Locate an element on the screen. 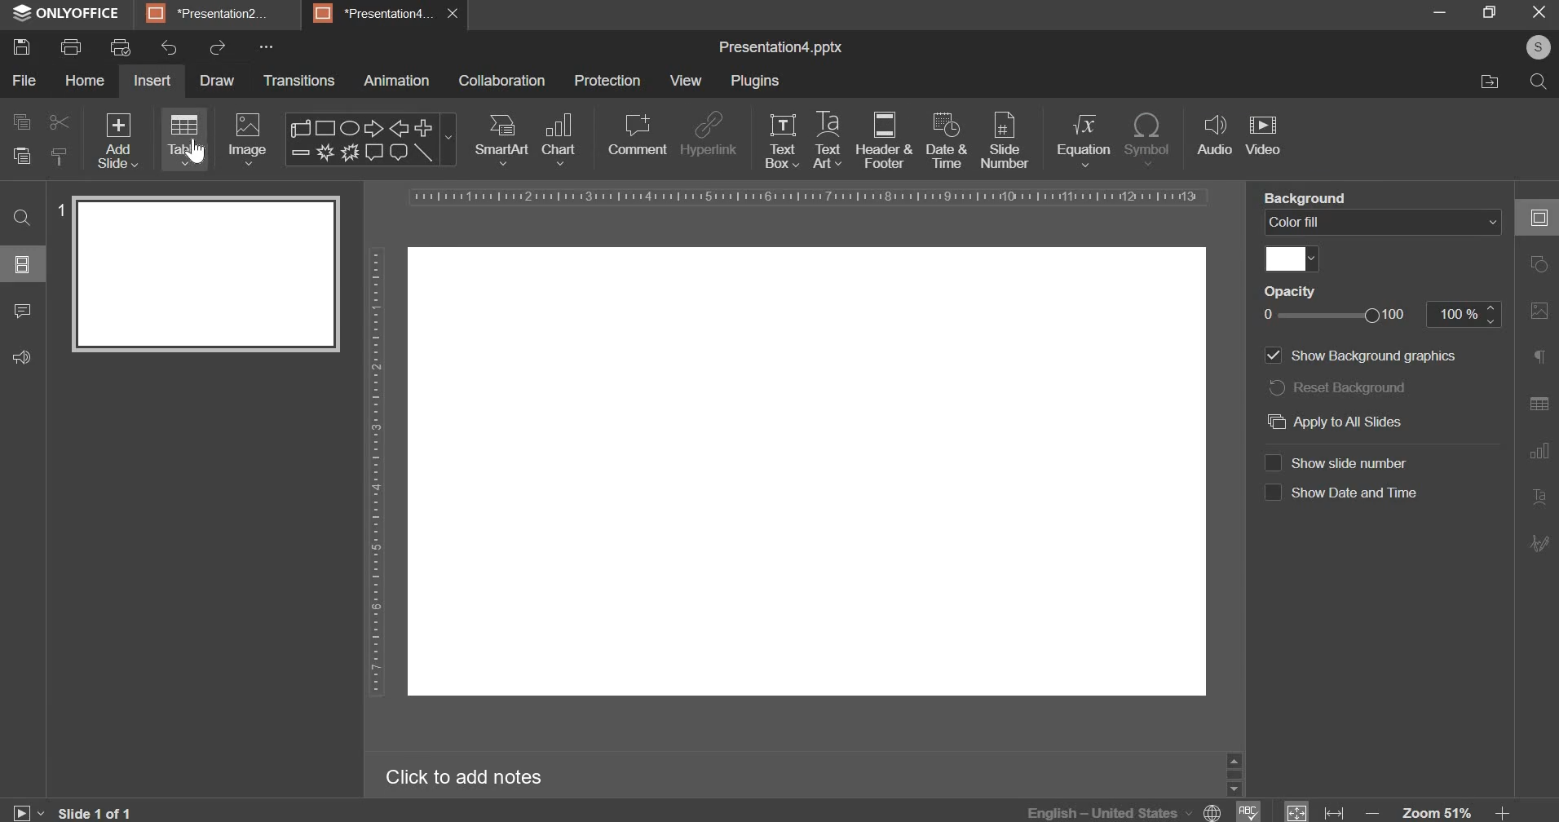 The height and width of the screenshot is (822, 1559). 100% is located at coordinates (1467, 316).